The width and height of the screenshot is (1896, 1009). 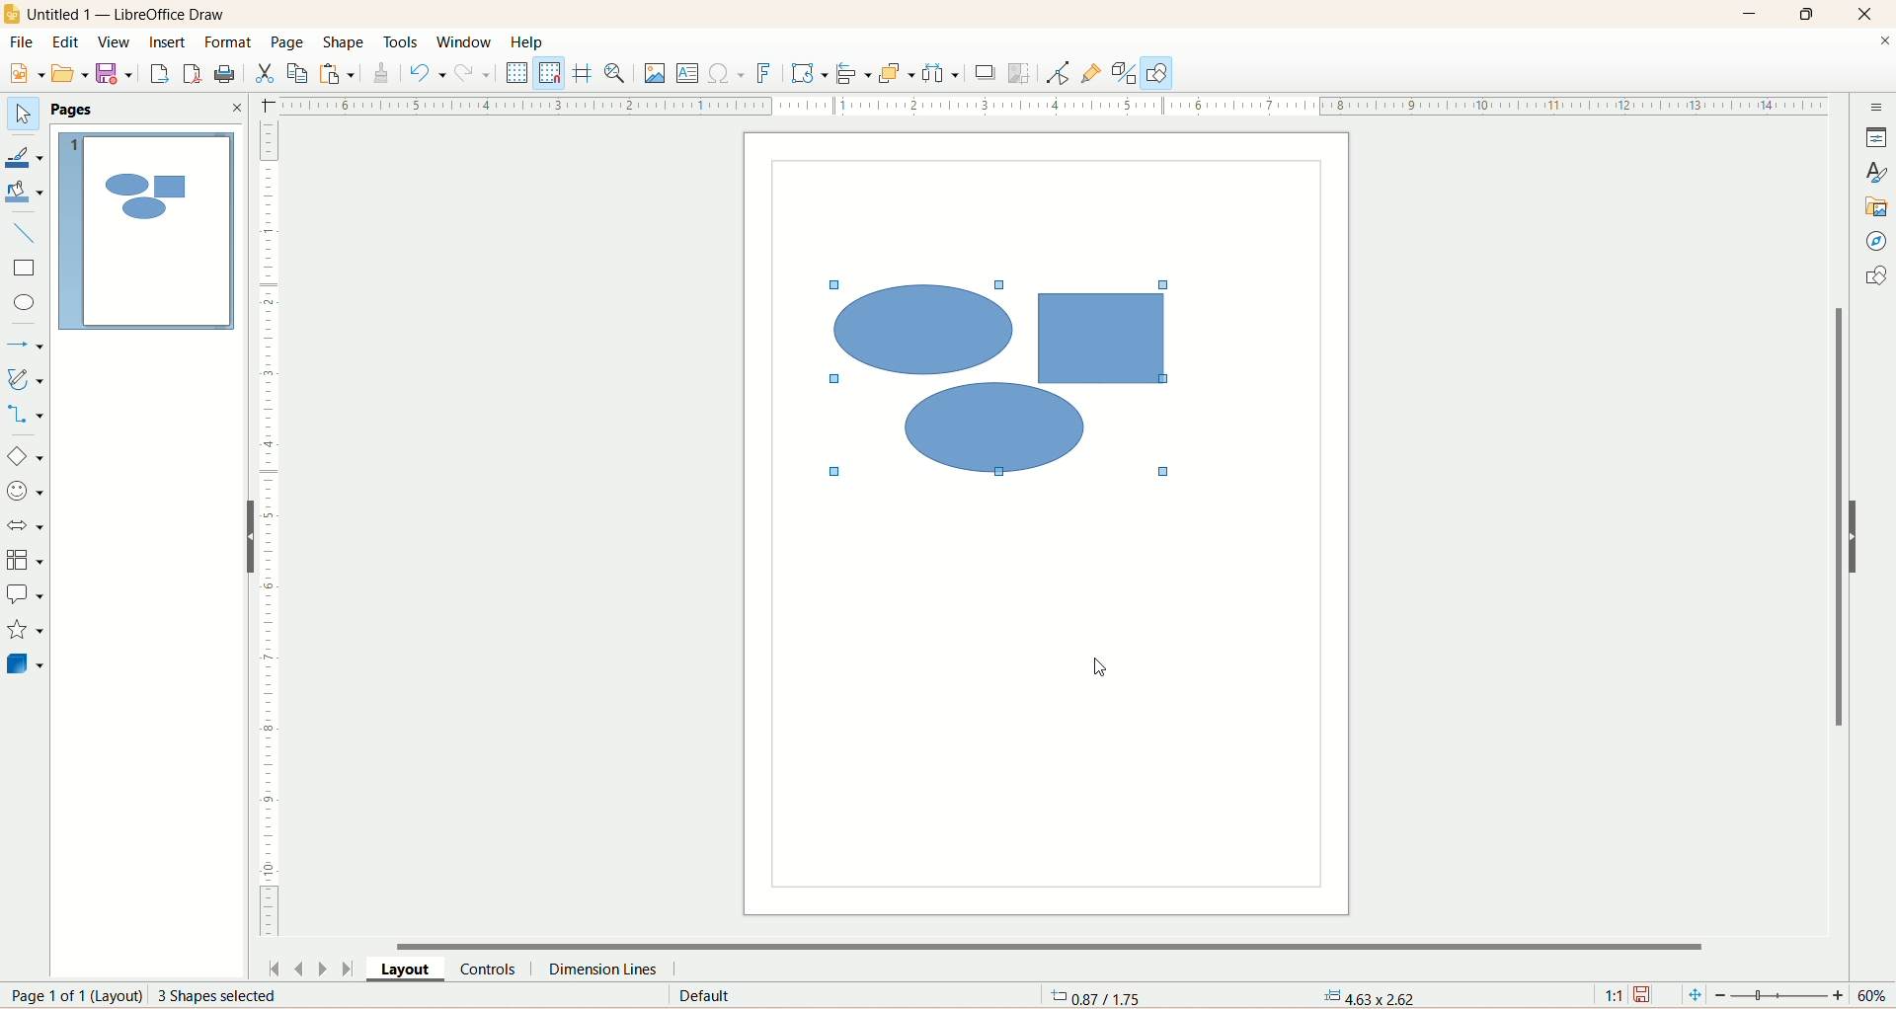 I want to click on stars and banners, so click(x=24, y=631).